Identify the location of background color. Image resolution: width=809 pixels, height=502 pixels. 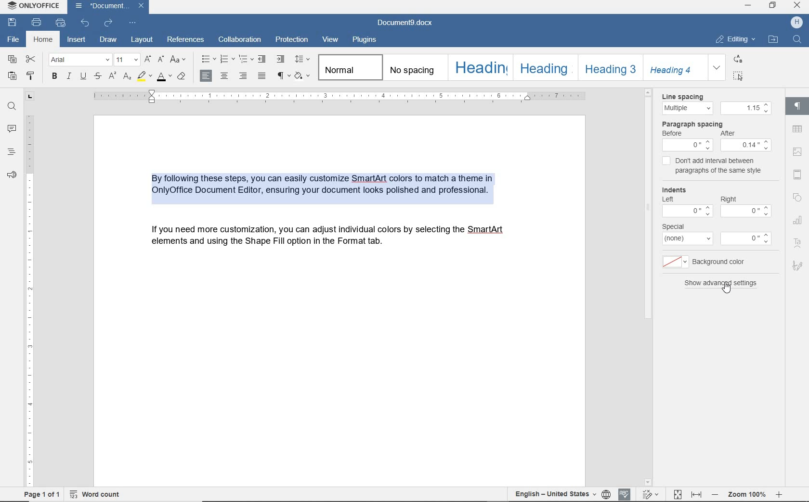
(705, 262).